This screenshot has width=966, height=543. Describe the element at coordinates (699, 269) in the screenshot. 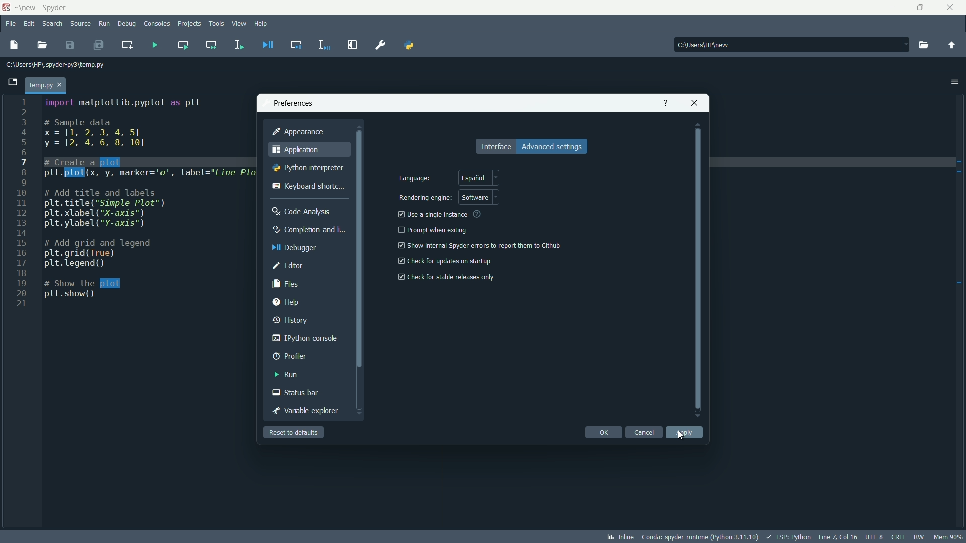

I see `vertical scrollbar` at that location.